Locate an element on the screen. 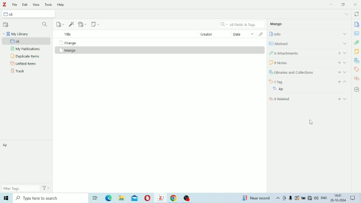  New Collection is located at coordinates (6, 25).